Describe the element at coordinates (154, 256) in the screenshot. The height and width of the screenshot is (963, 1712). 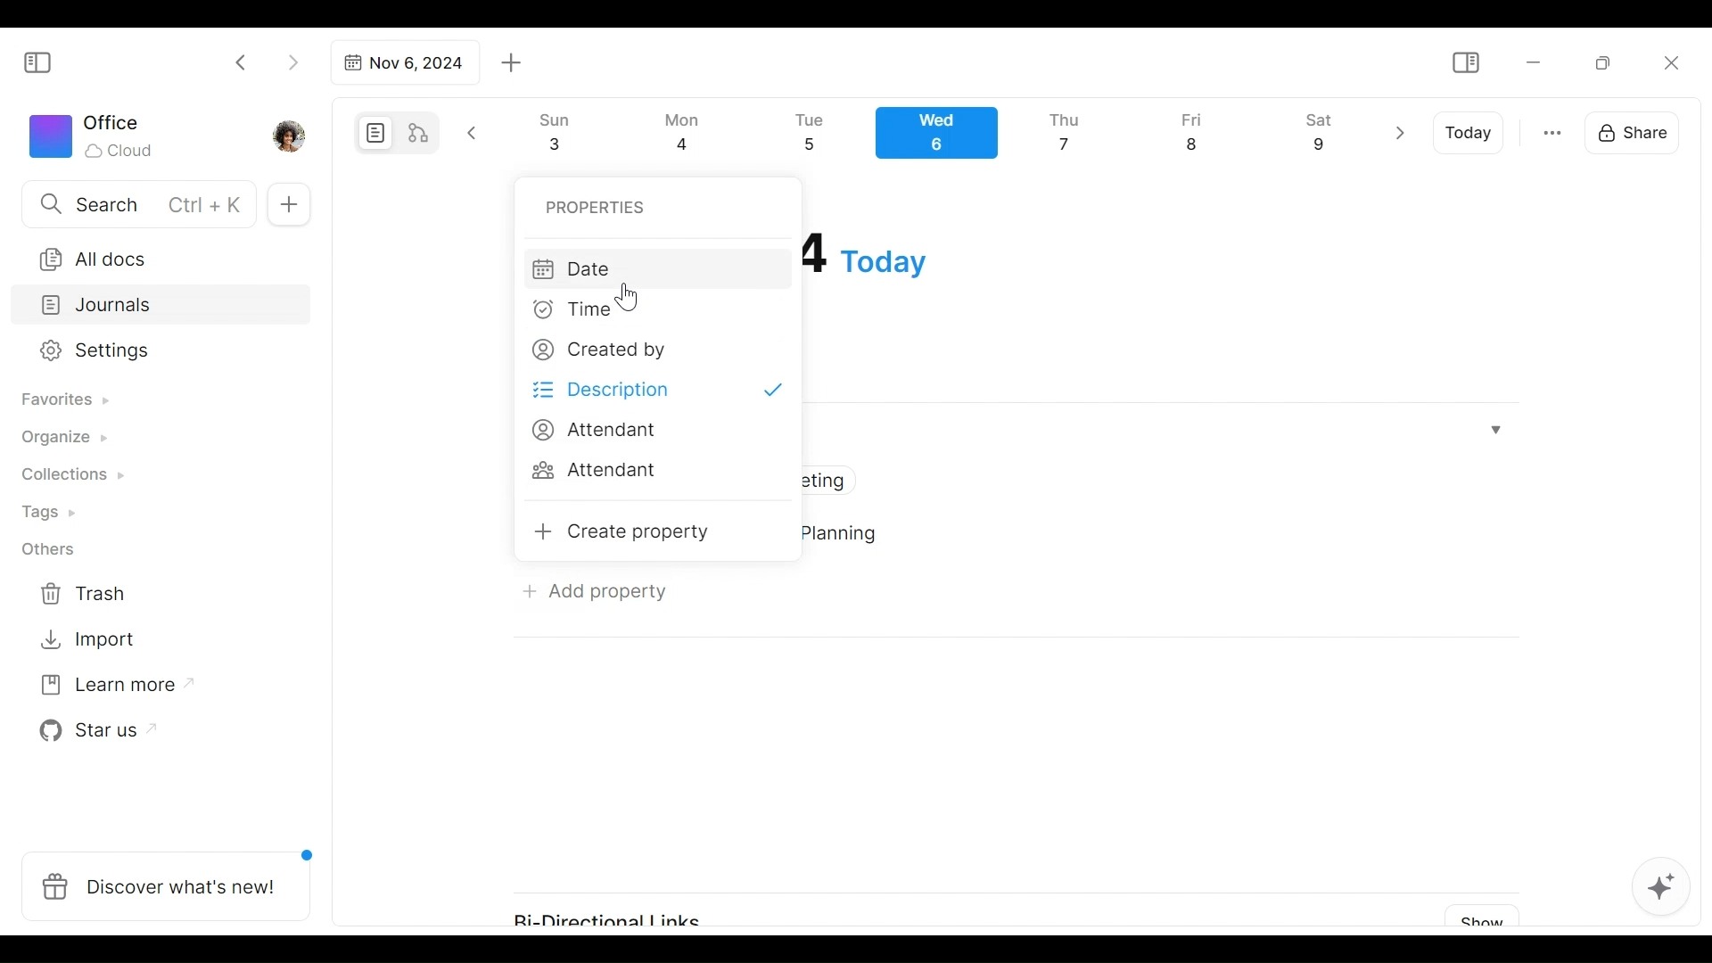
I see `All documents` at that location.